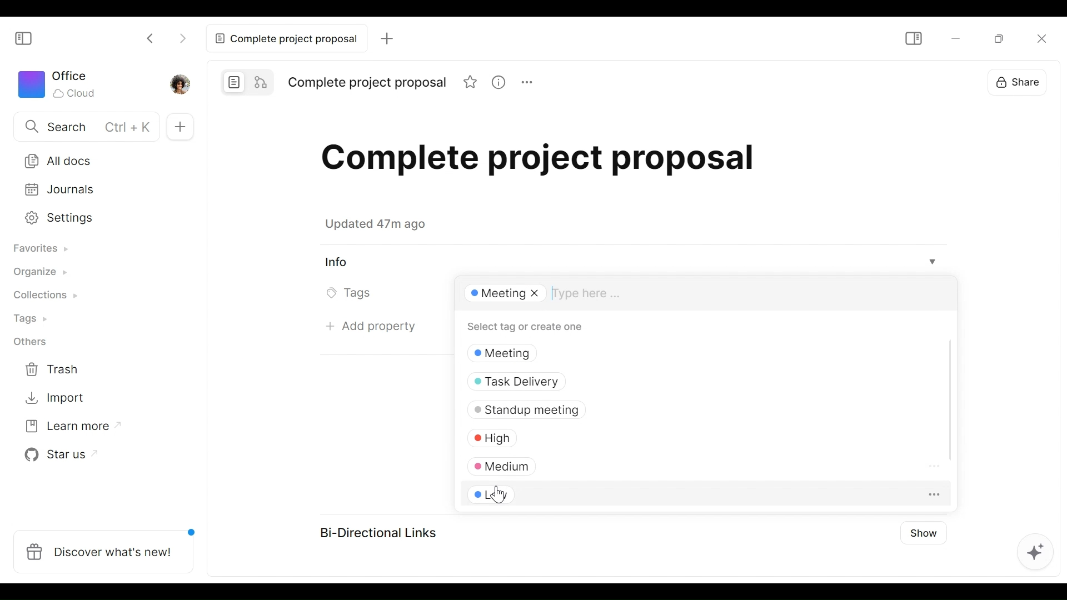  What do you see at coordinates (232, 81) in the screenshot?
I see `Page mode` at bounding box center [232, 81].